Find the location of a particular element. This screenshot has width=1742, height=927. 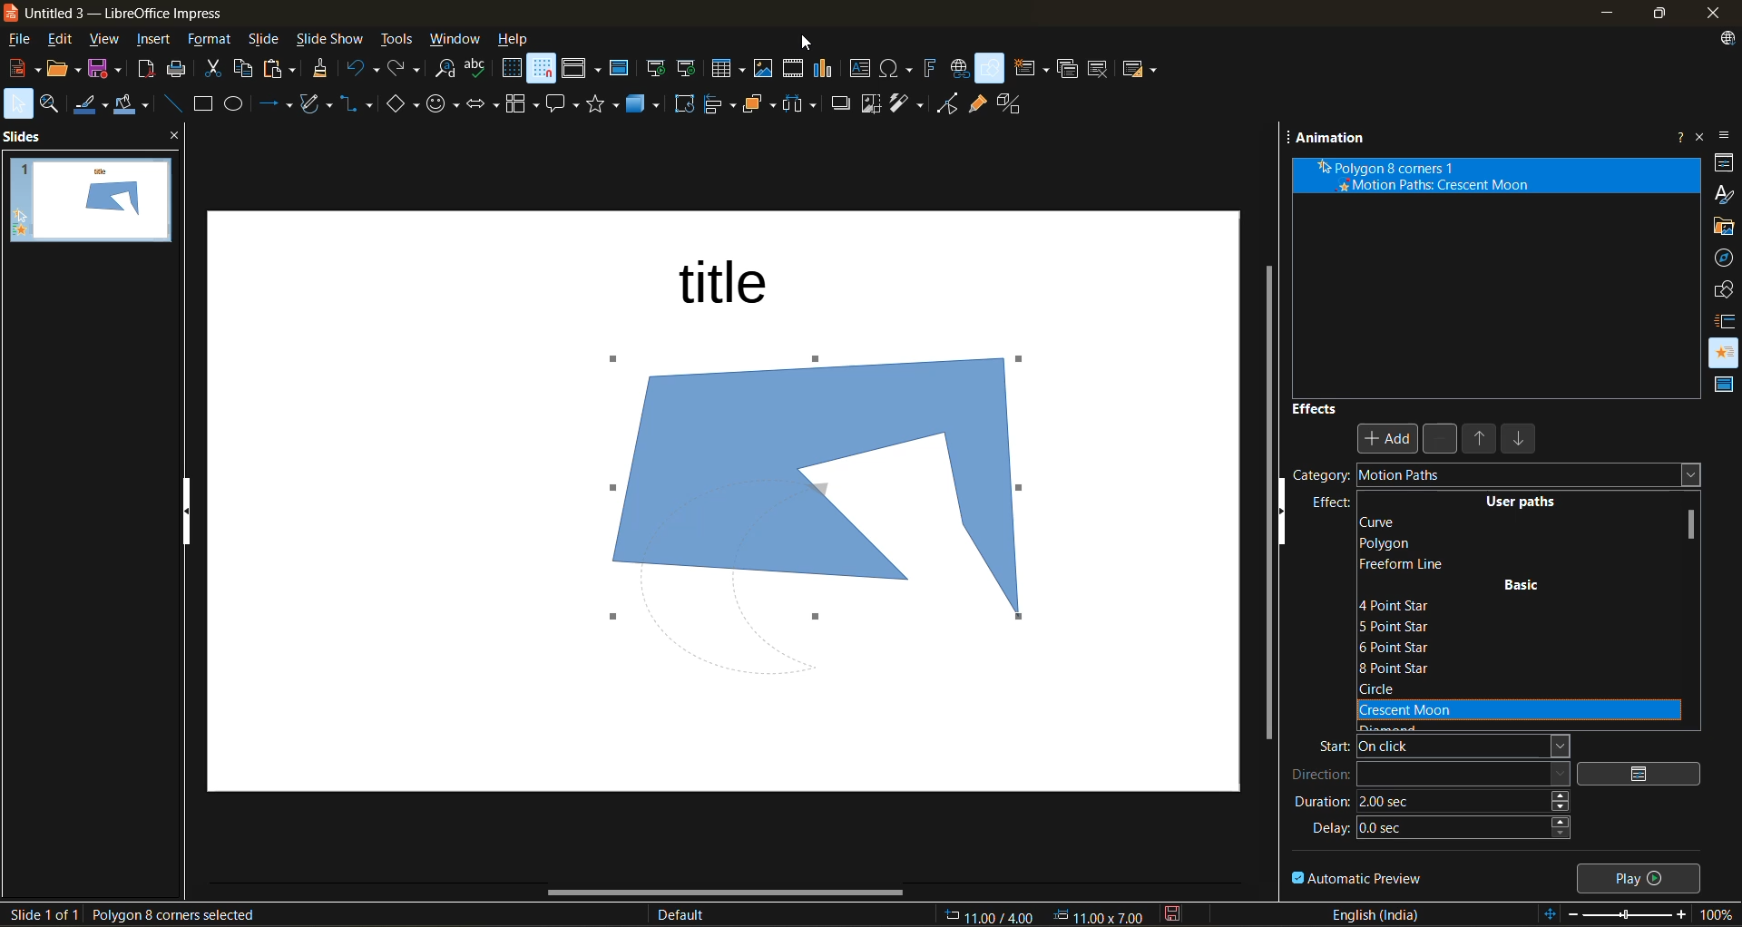

delete slide is located at coordinates (1100, 73).